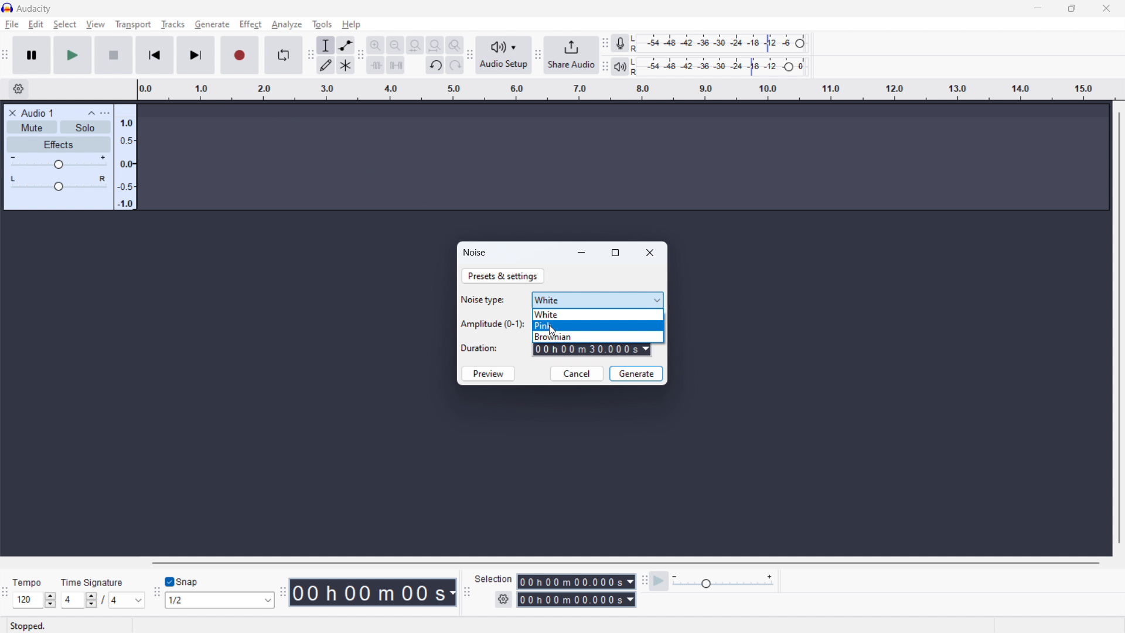  What do you see at coordinates (239, 56) in the screenshot?
I see `record` at bounding box center [239, 56].